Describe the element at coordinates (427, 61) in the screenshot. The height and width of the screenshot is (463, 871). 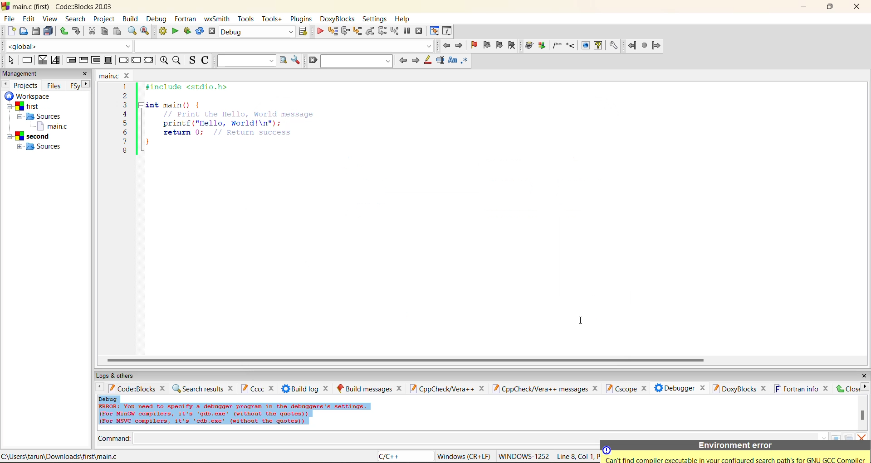
I see `highlight` at that location.